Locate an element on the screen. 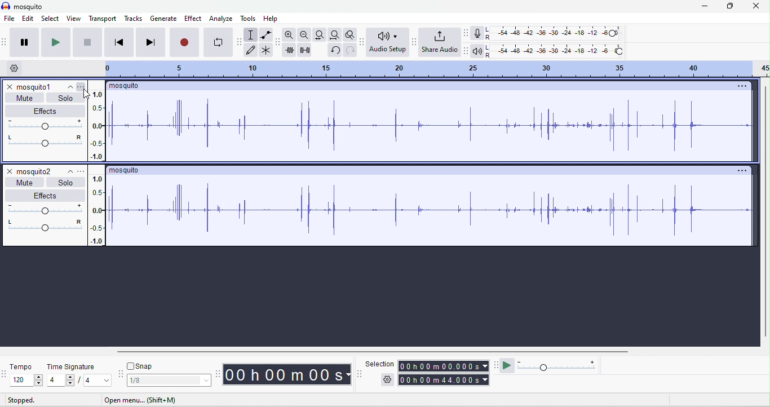  effect is located at coordinates (193, 19).